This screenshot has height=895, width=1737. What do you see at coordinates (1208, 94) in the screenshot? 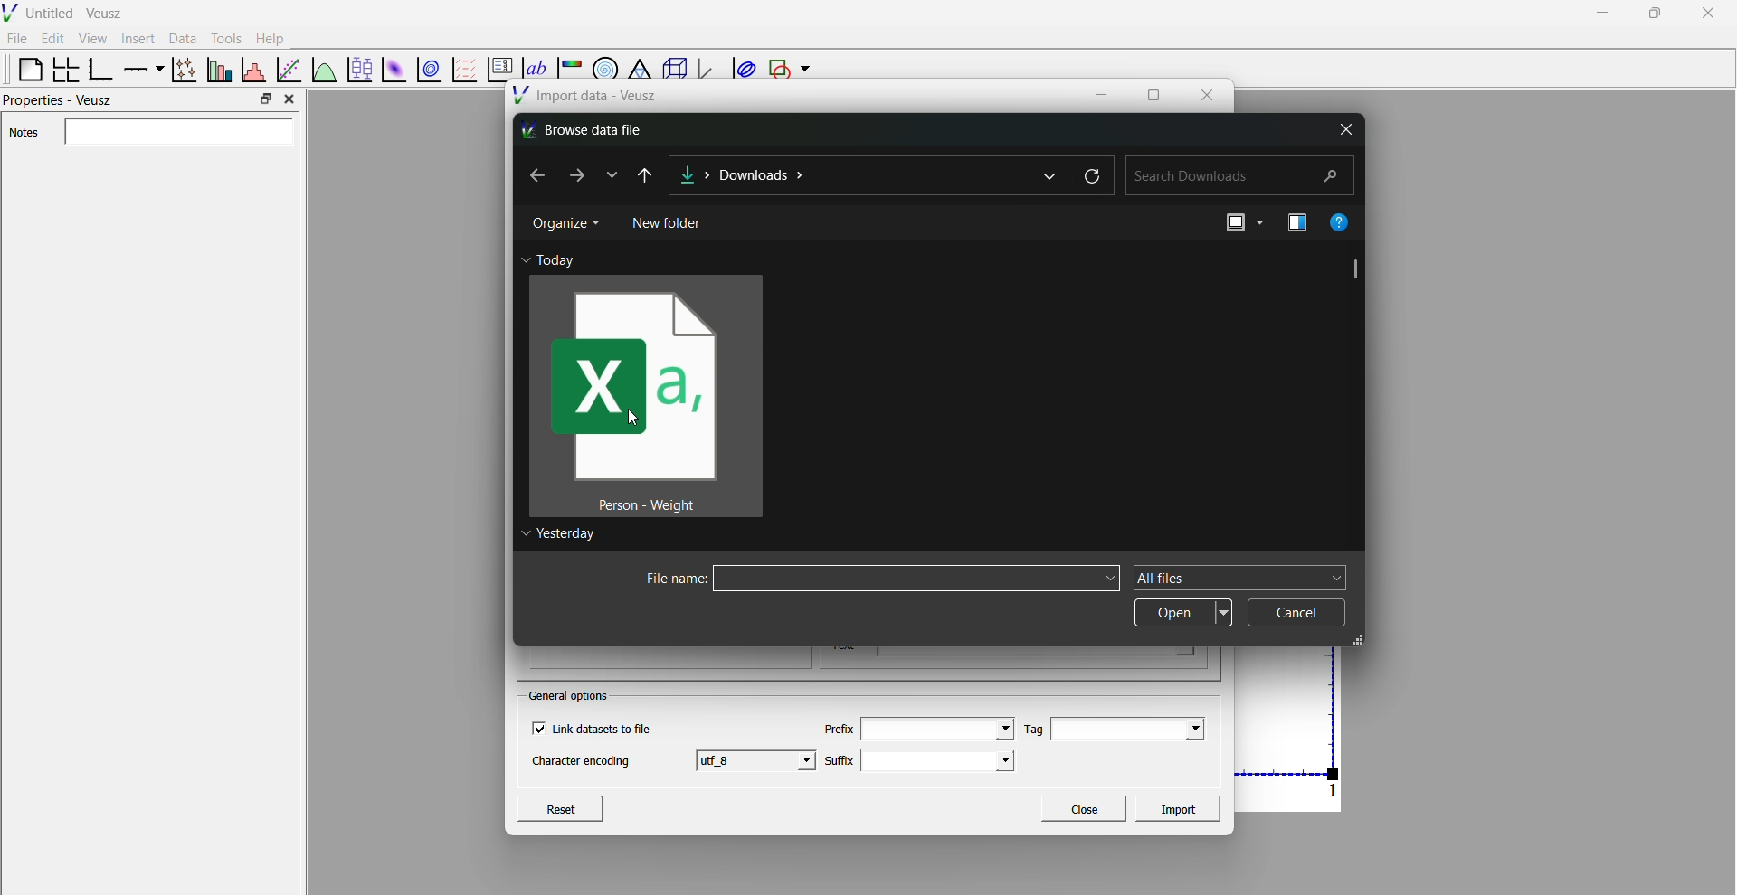
I see `close` at bounding box center [1208, 94].